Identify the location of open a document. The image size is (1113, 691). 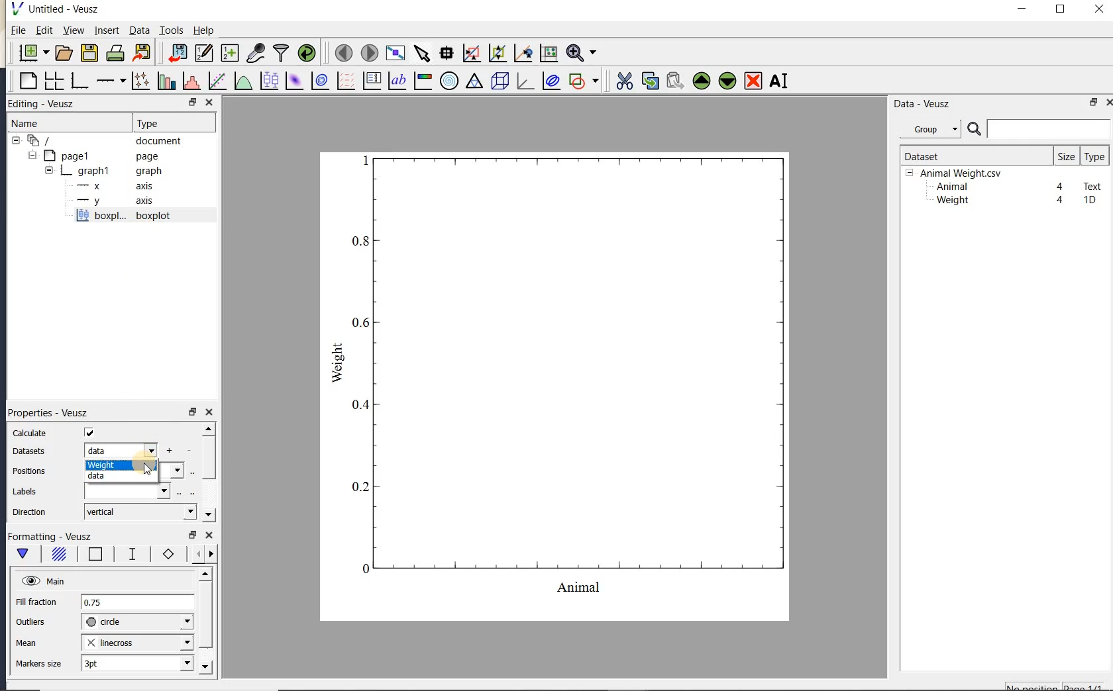
(62, 53).